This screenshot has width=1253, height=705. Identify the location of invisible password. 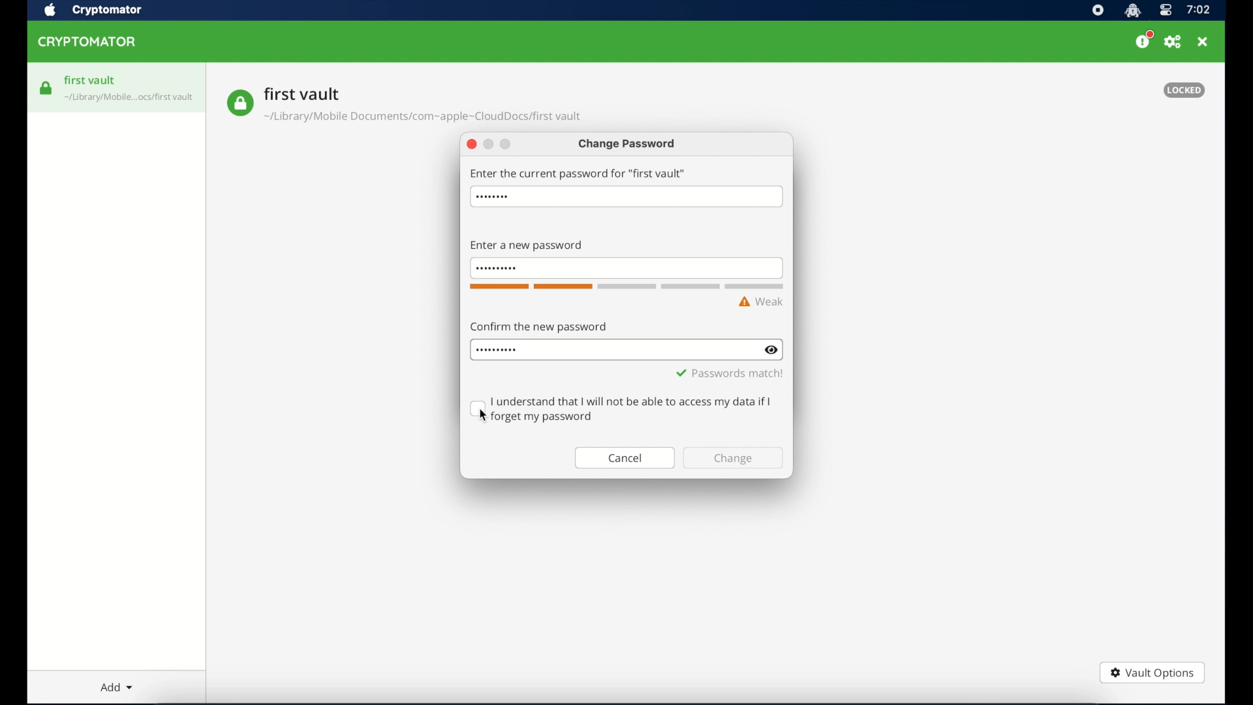
(494, 269).